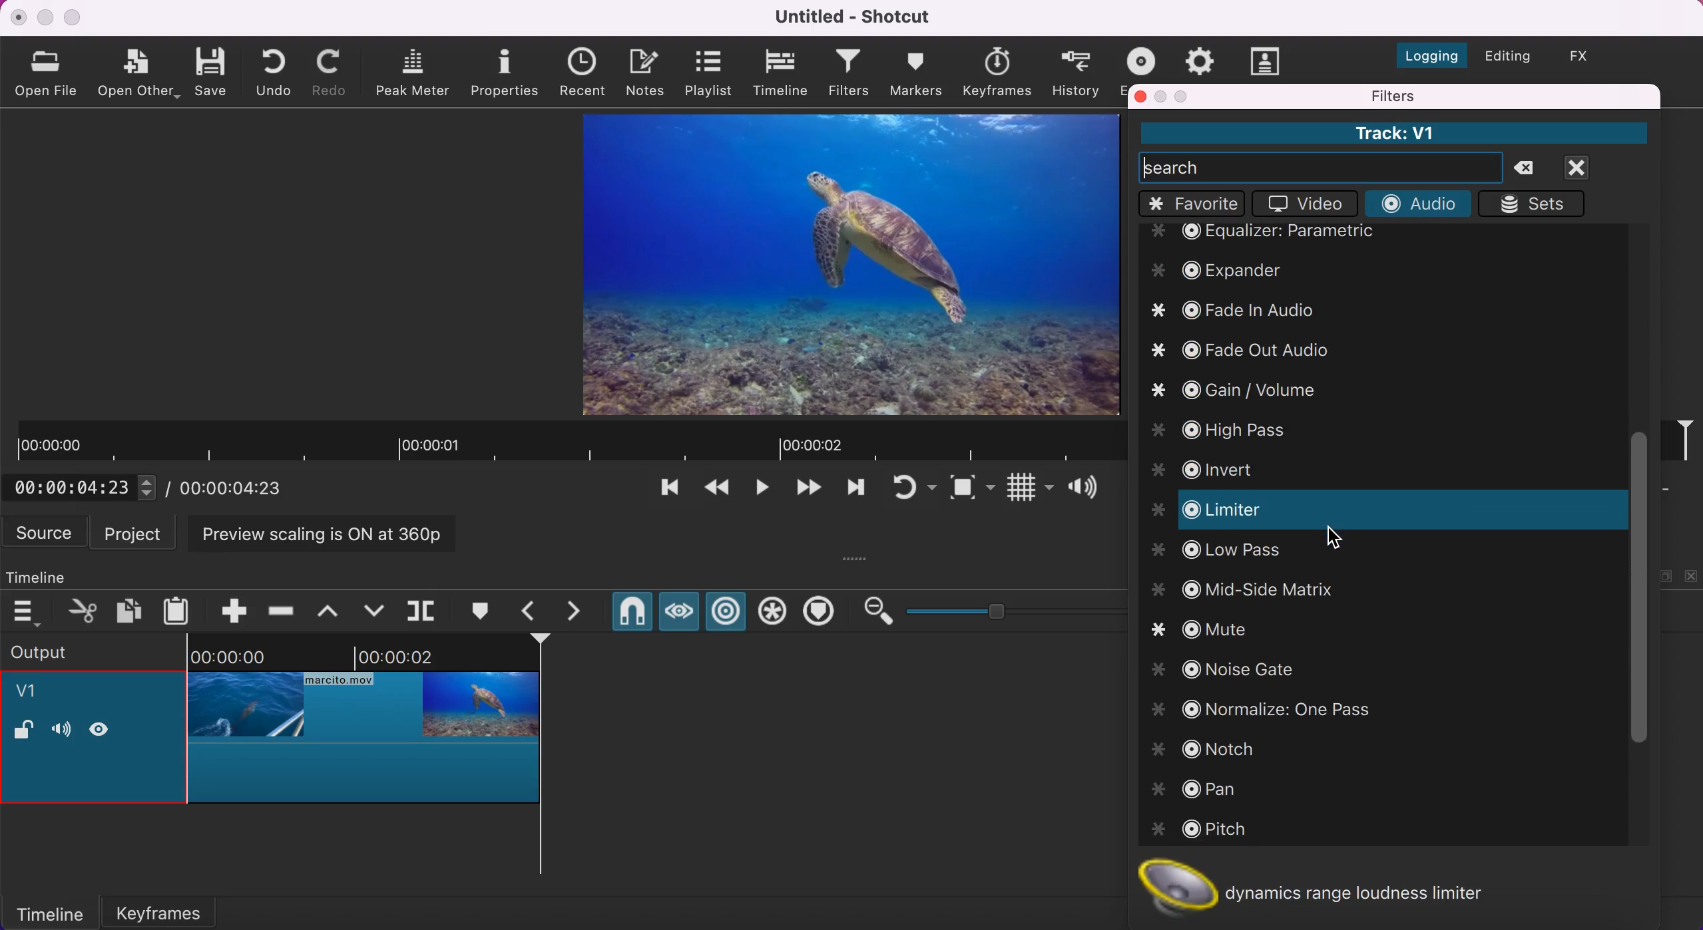  I want to click on minimize, so click(1162, 96).